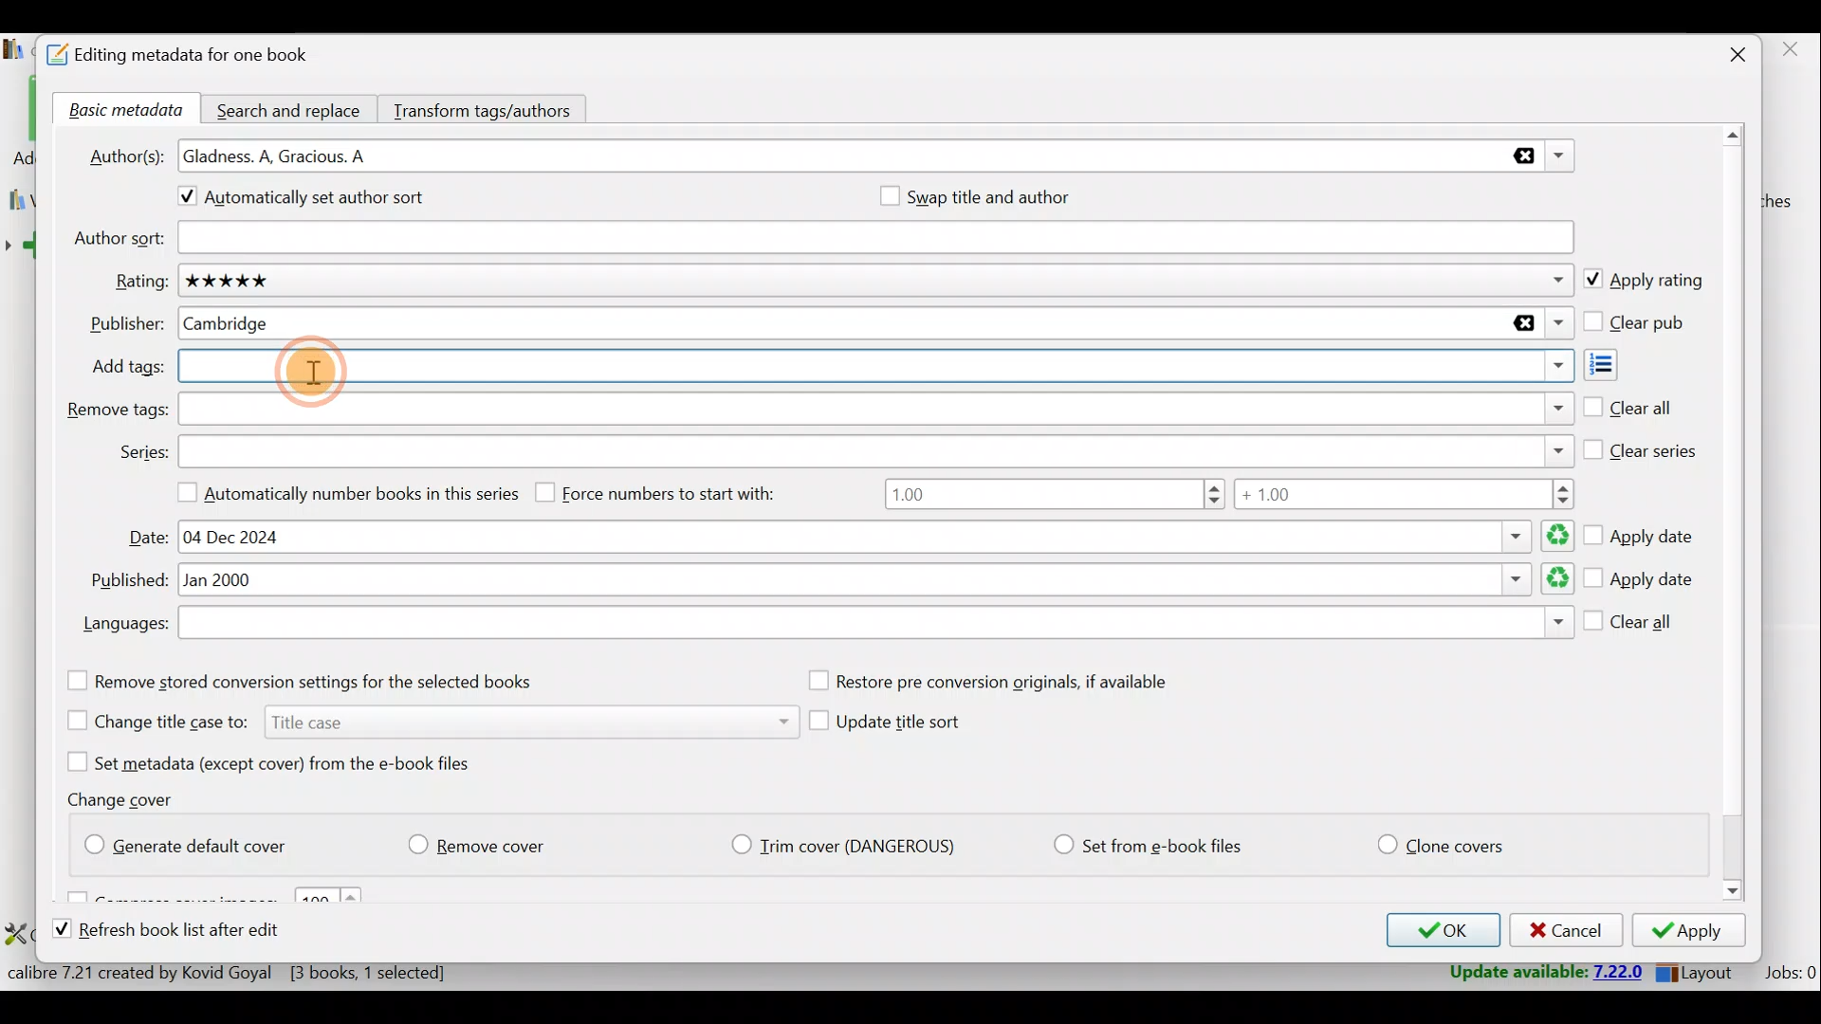 This screenshot has width=1821, height=1024. What do you see at coordinates (127, 324) in the screenshot?
I see `Publisher:` at bounding box center [127, 324].